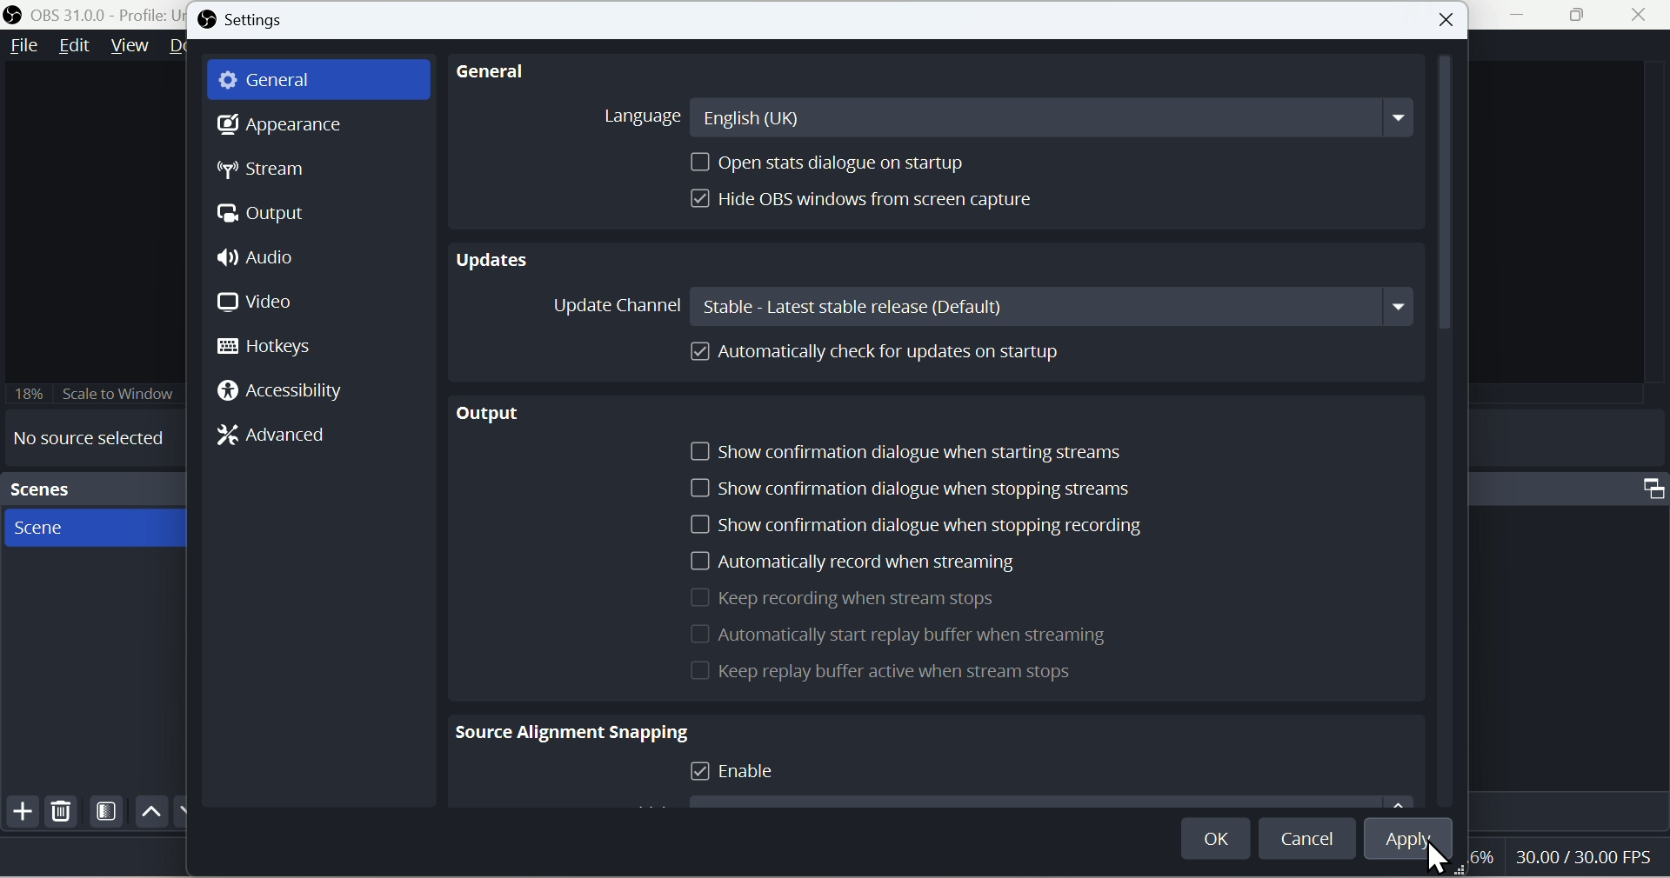  What do you see at coordinates (918, 451) in the screenshot?
I see `Show confirmation dialogue when starting streams` at bounding box center [918, 451].